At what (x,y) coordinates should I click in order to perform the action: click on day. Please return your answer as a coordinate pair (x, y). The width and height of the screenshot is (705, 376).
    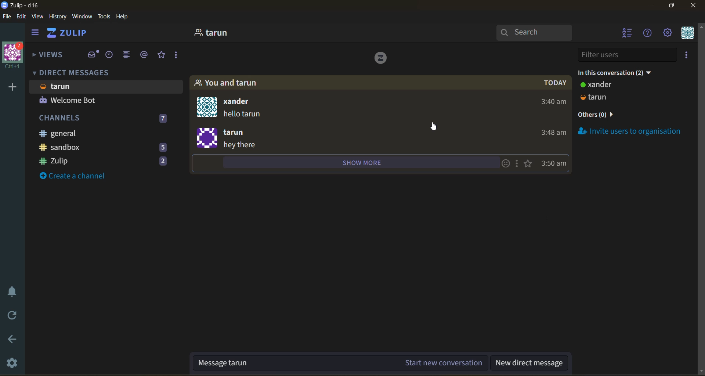
    Looking at the image, I should click on (557, 84).